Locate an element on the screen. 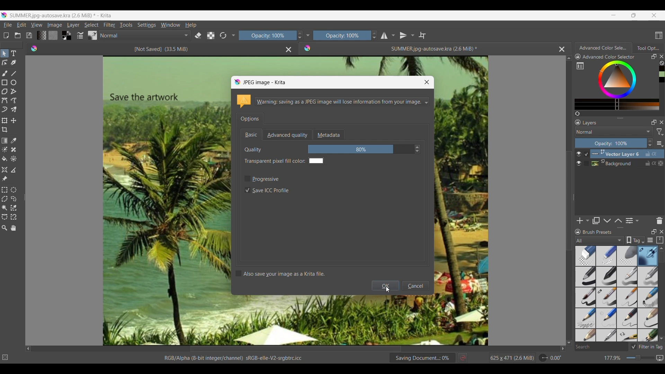 Image resolution: width=665 pixels, height=374 pixels. Multi-brush tool is located at coordinates (14, 109).